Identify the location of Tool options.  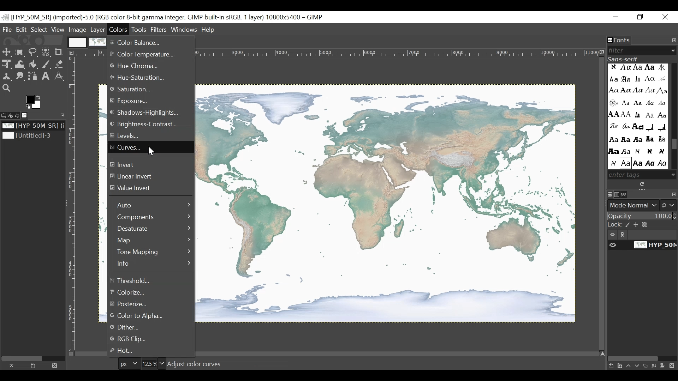
(4, 115).